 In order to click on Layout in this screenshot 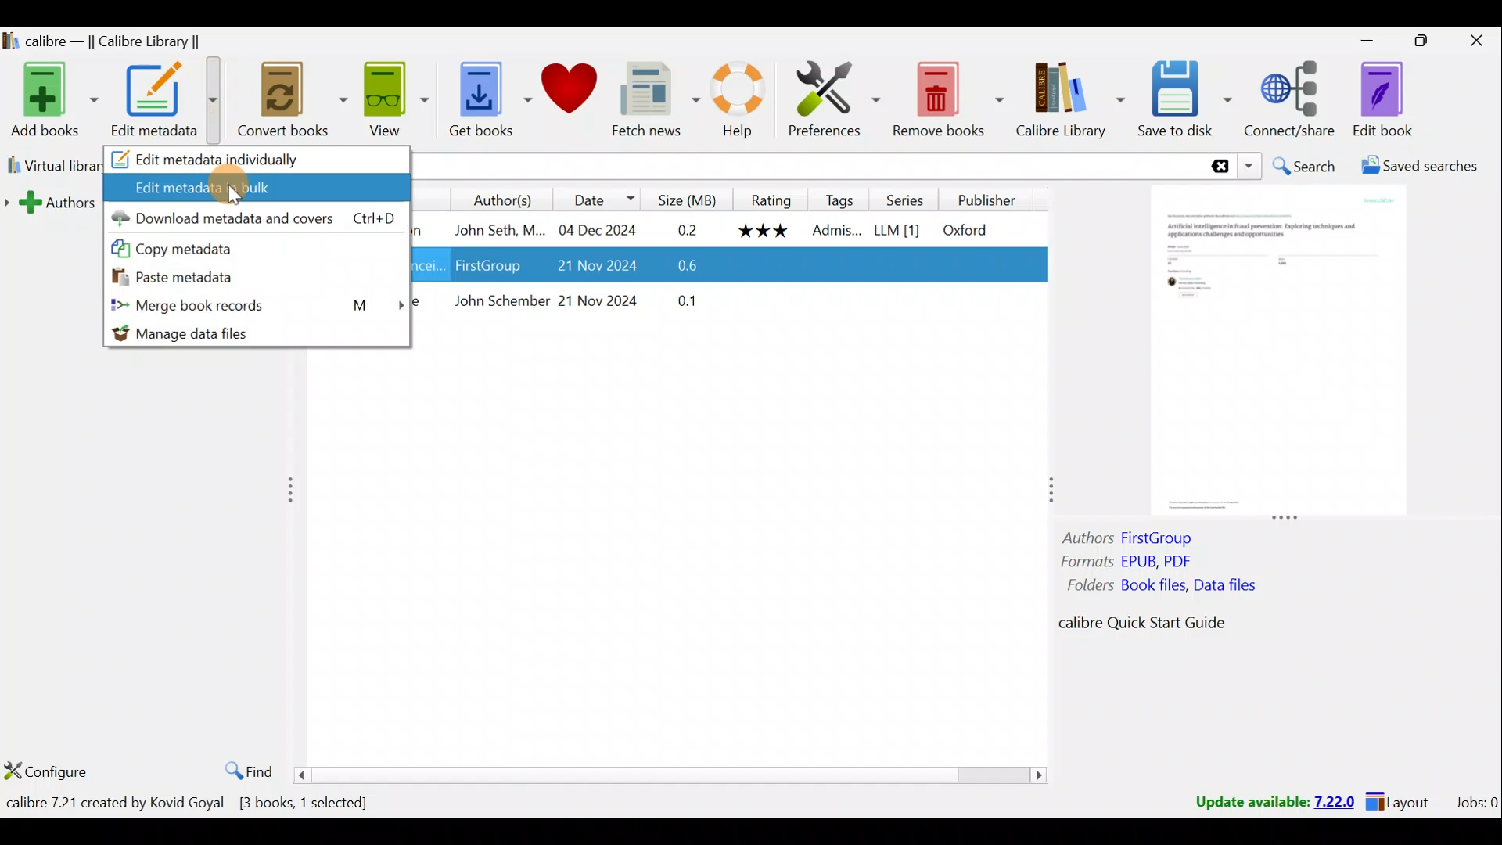, I will do `click(1401, 800)`.